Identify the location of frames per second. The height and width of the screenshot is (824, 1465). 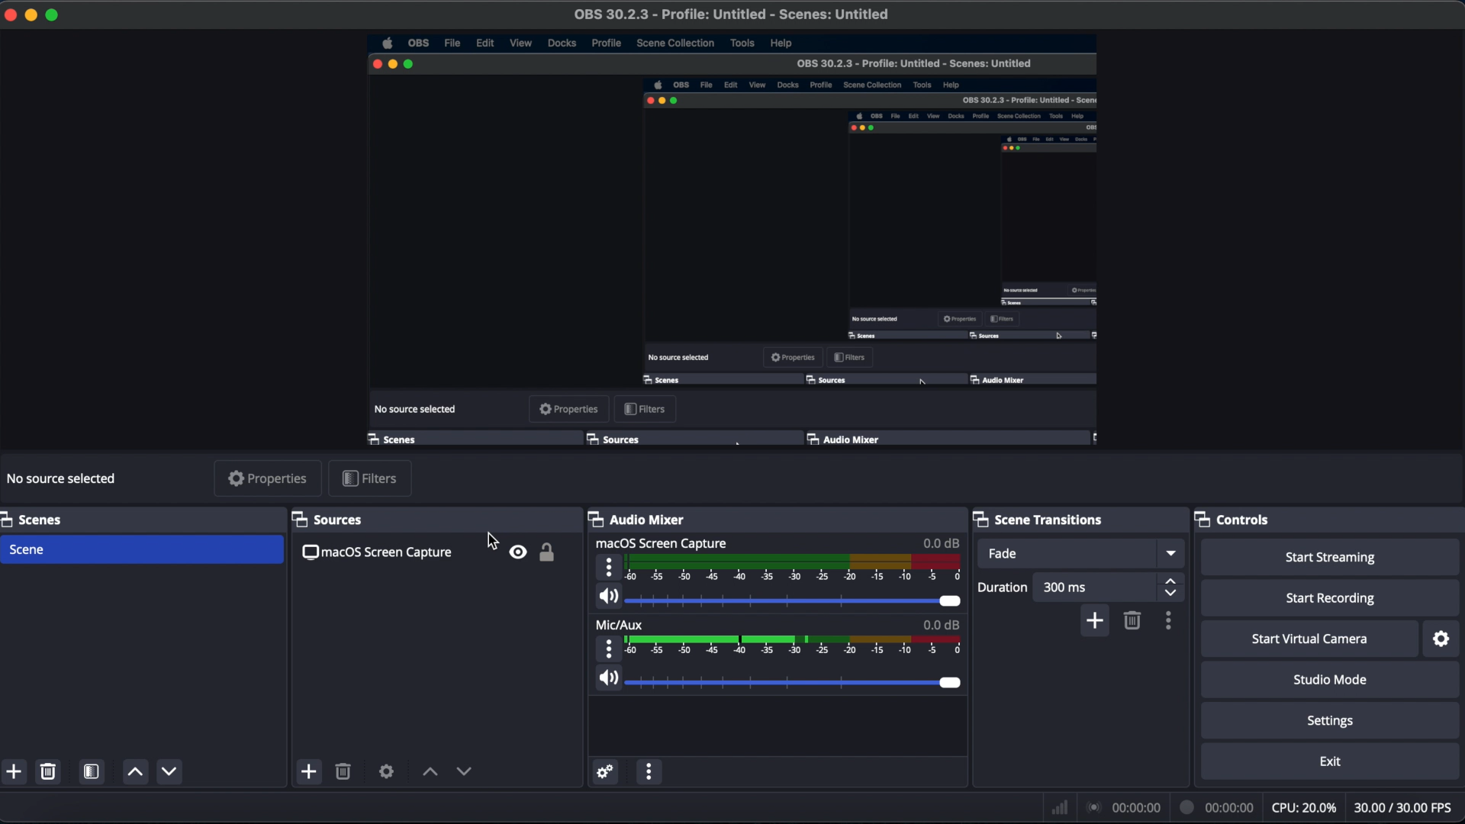
(1403, 806).